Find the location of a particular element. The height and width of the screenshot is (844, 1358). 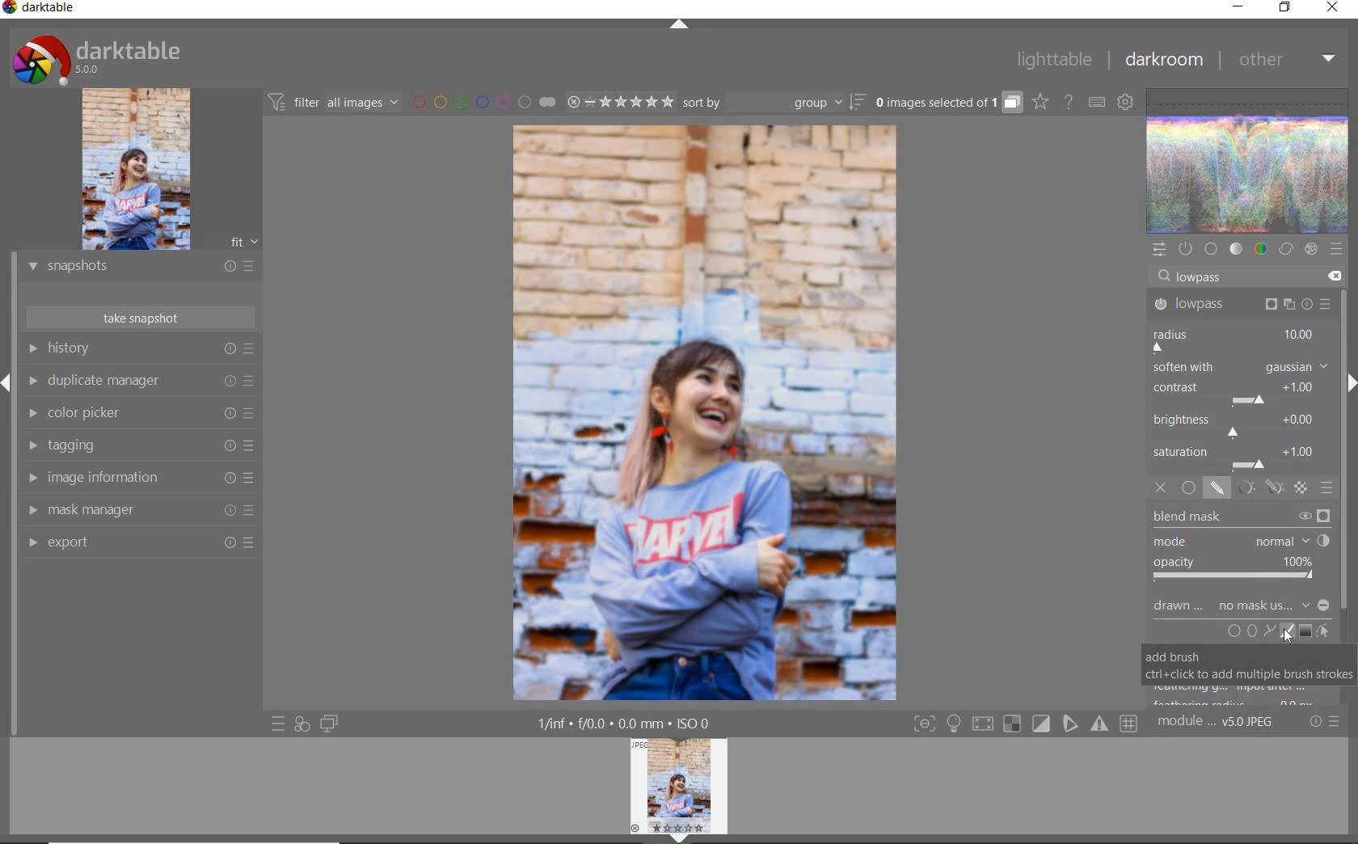

minimize is located at coordinates (1239, 8).